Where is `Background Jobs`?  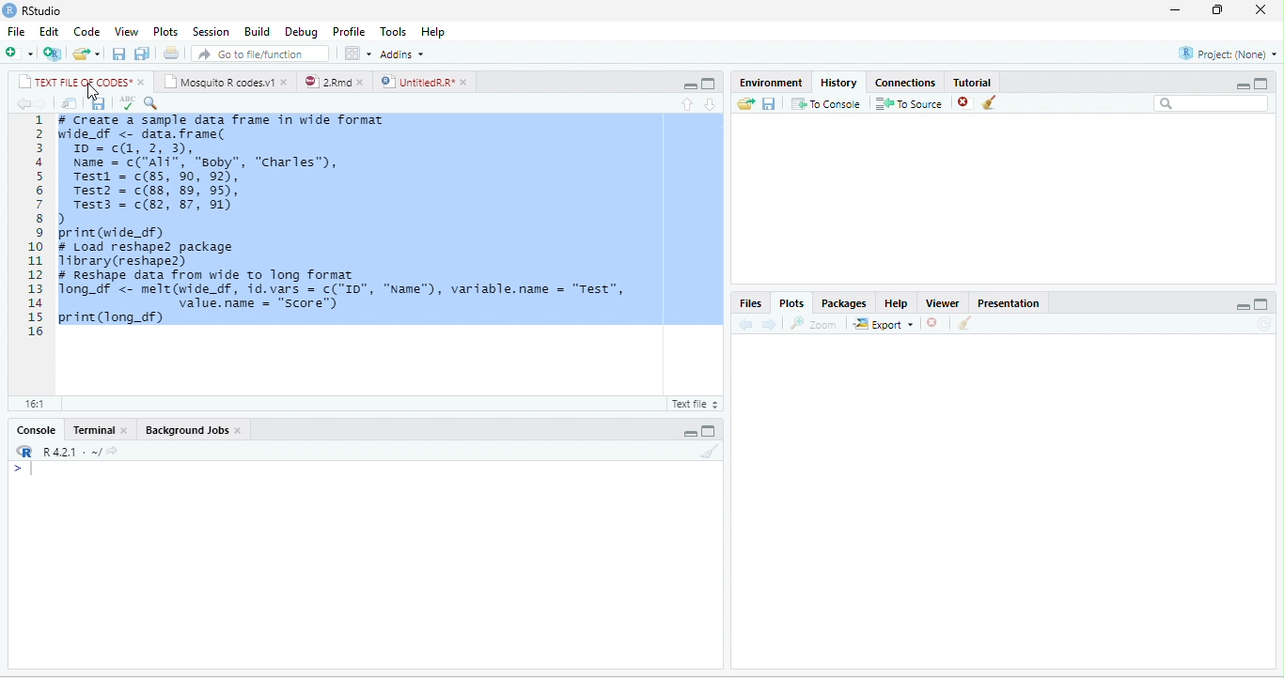
Background Jobs is located at coordinates (185, 429).